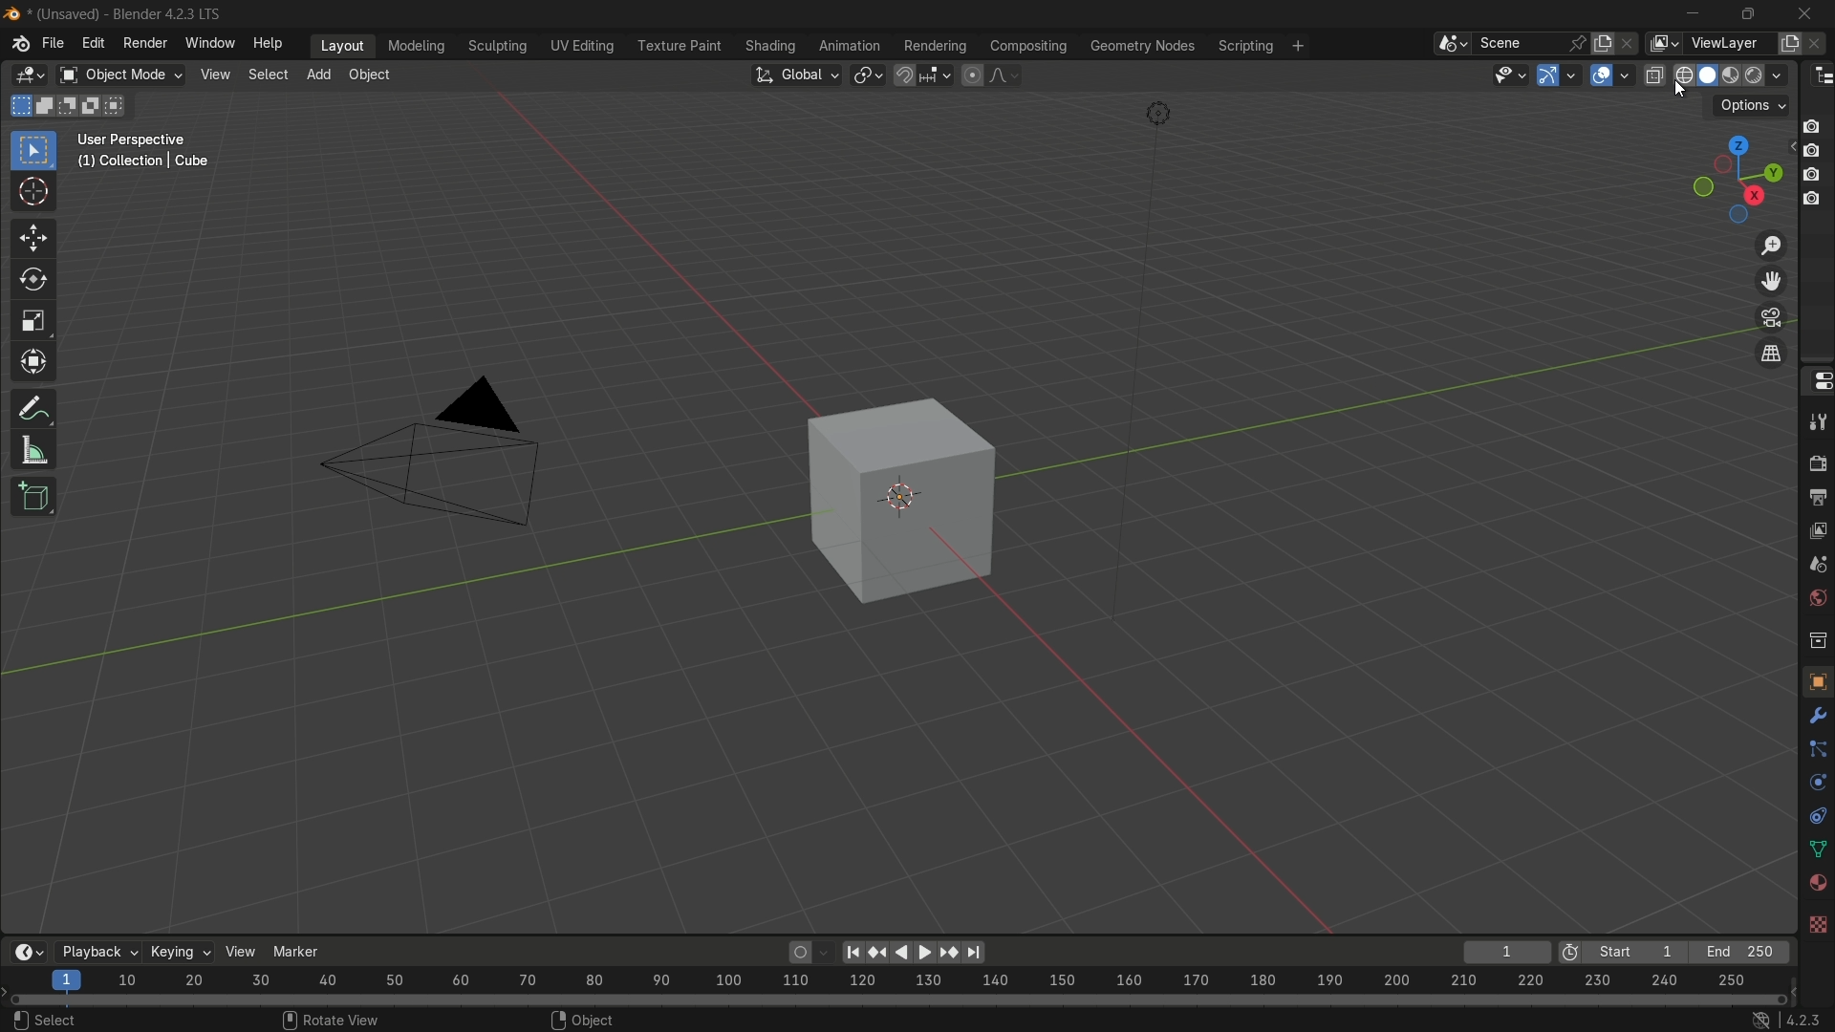 The width and height of the screenshot is (1835, 1032). Describe the element at coordinates (1818, 383) in the screenshot. I see `properties` at that location.